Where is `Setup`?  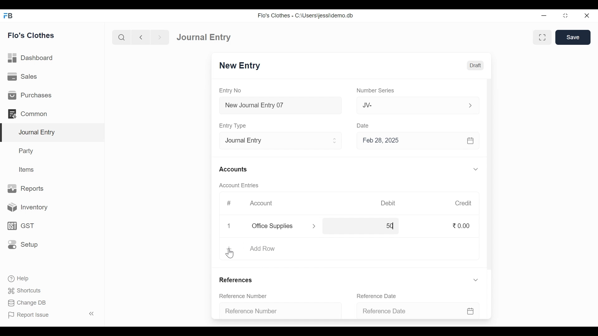
Setup is located at coordinates (23, 244).